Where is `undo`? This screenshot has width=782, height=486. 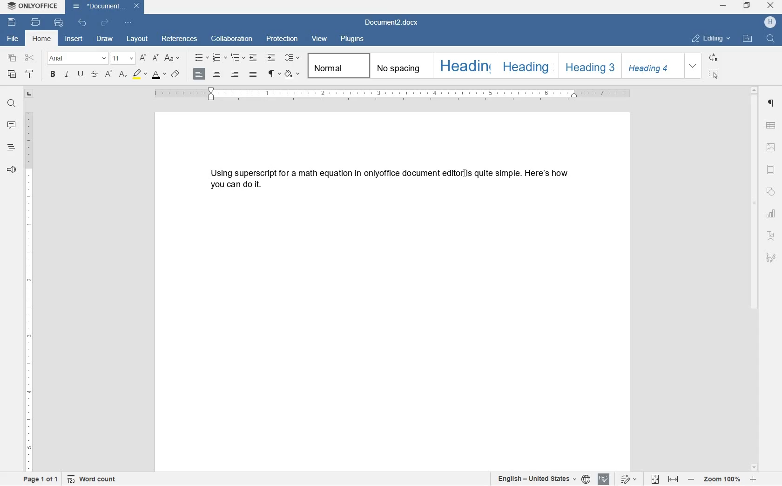 undo is located at coordinates (82, 22).